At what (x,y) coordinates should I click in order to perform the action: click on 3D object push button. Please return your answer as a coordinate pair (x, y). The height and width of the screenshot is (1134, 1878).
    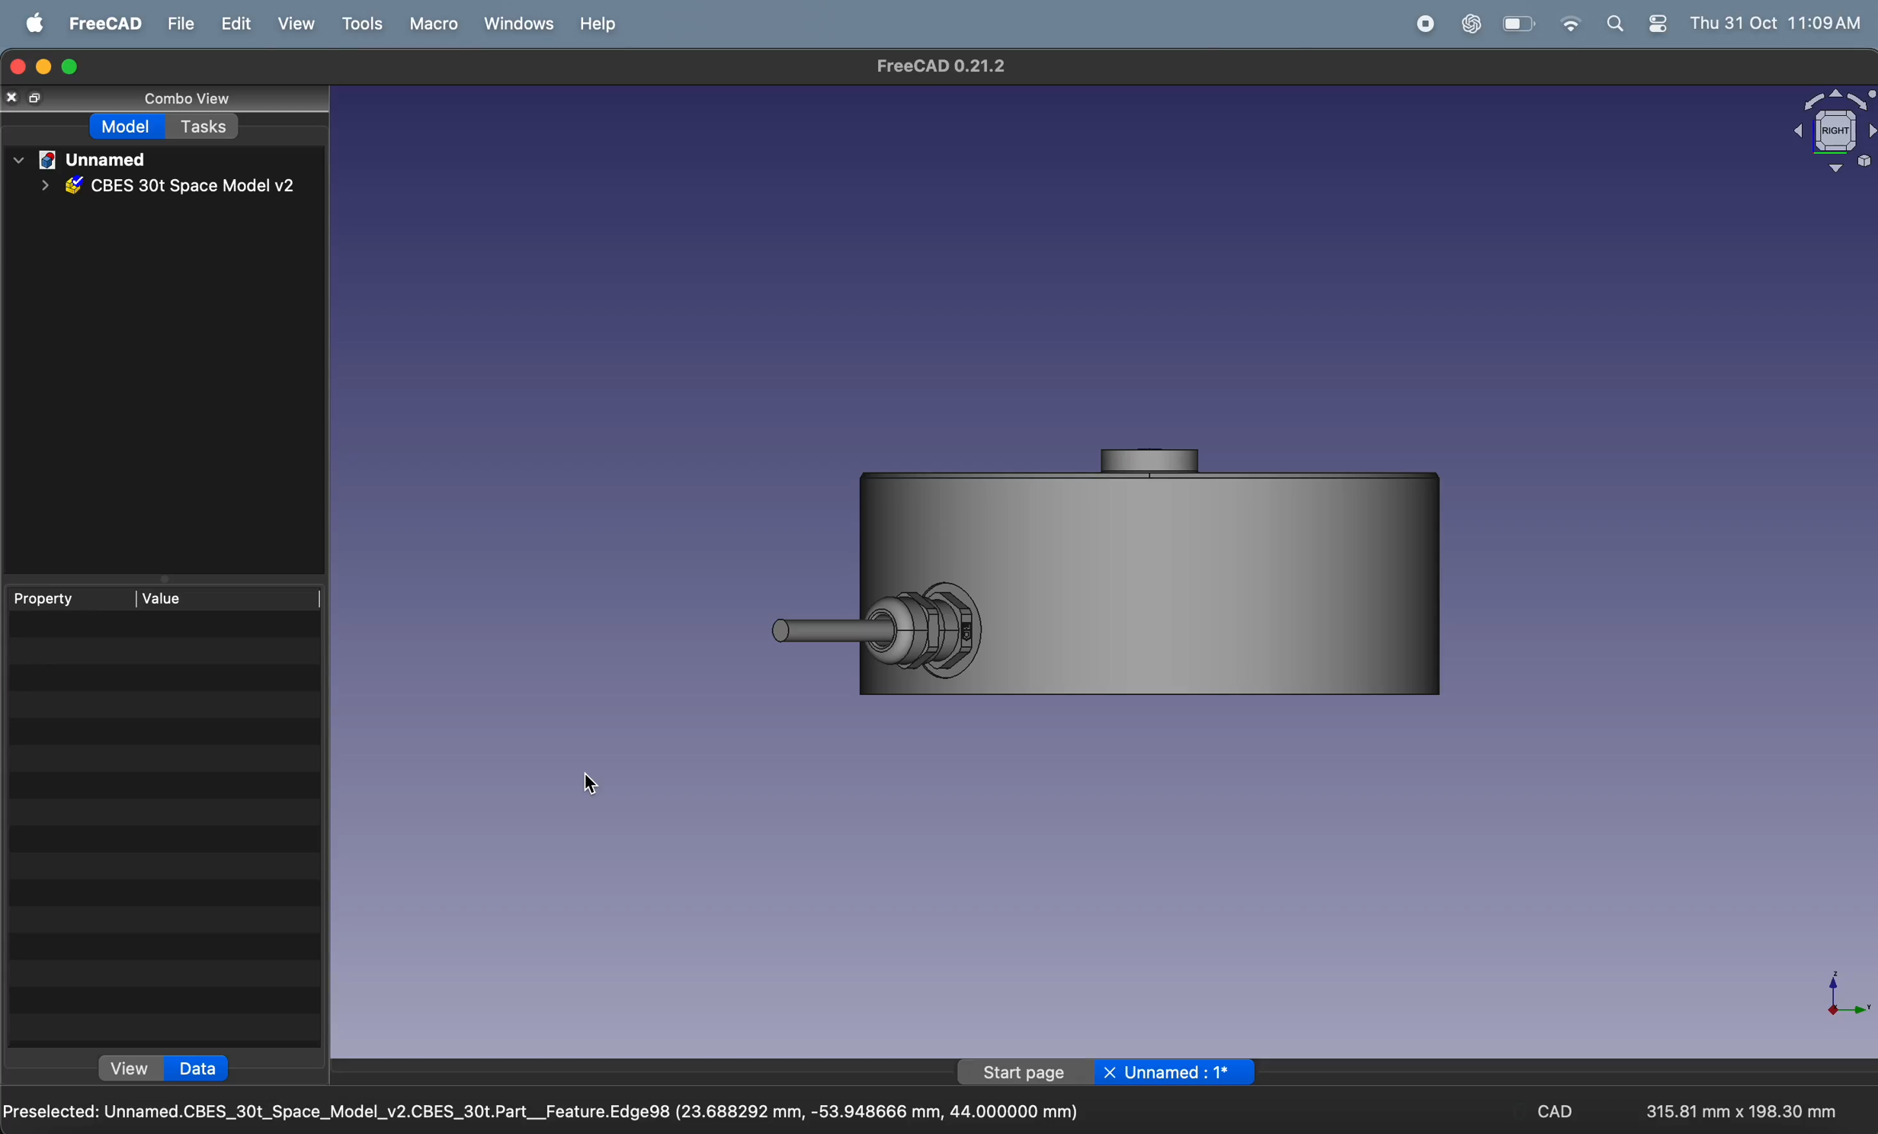
    Looking at the image, I should click on (1110, 570).